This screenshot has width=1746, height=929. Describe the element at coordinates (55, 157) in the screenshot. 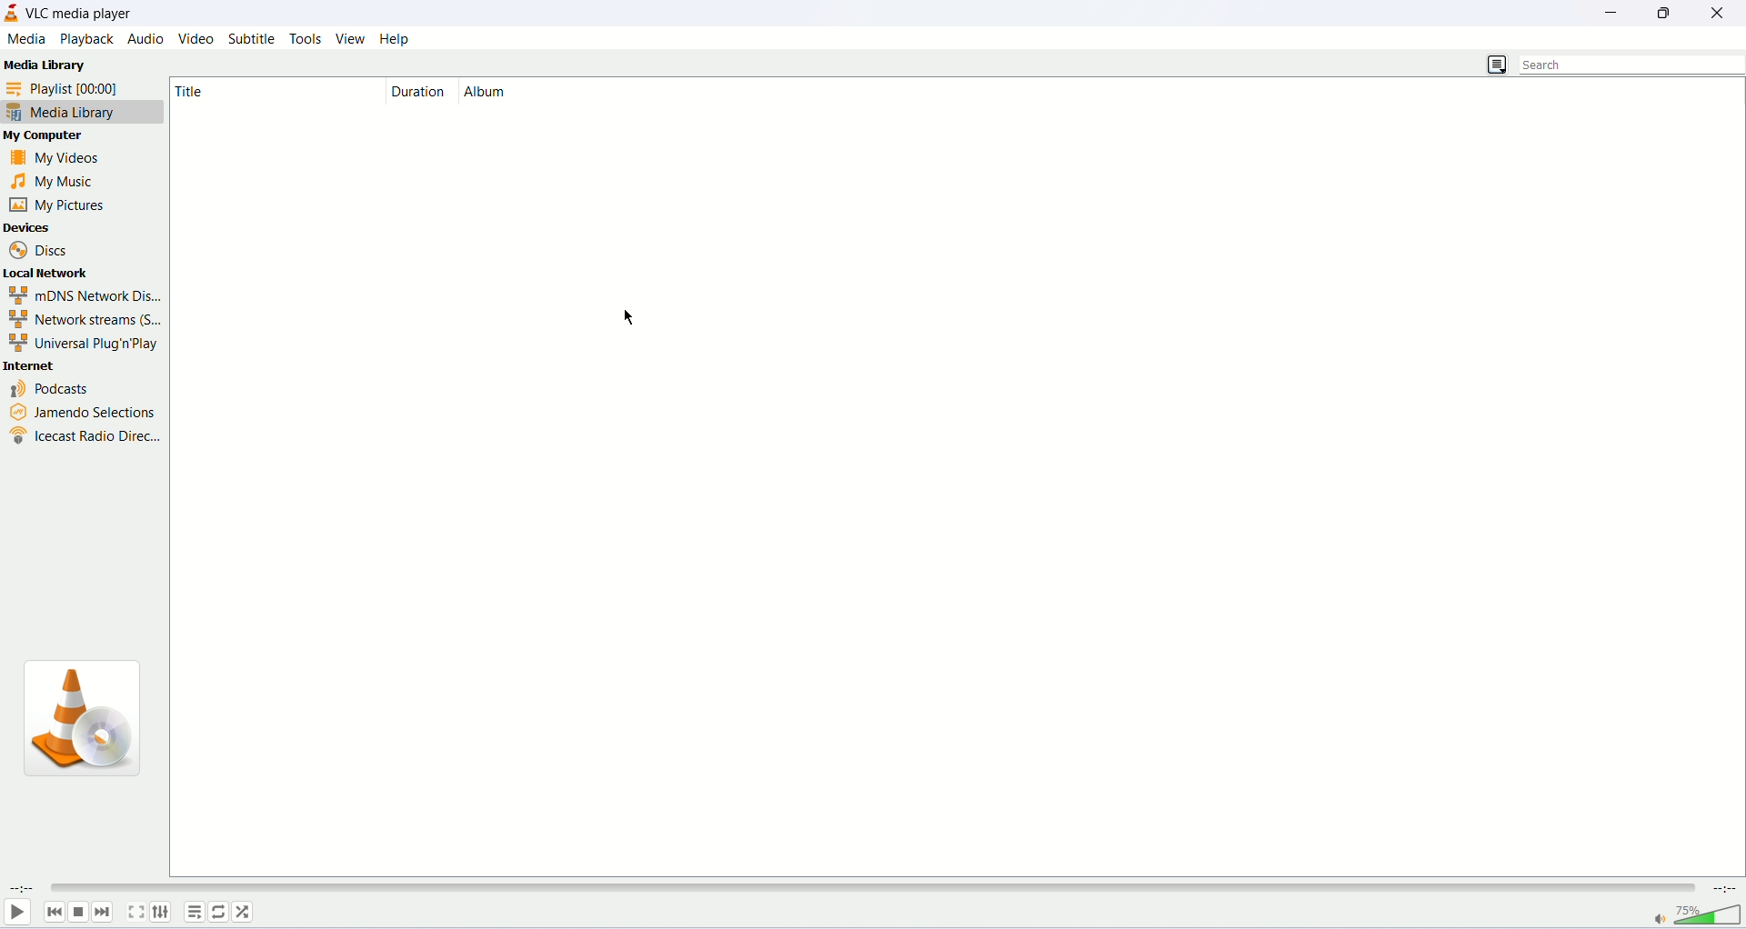

I see `my videos` at that location.